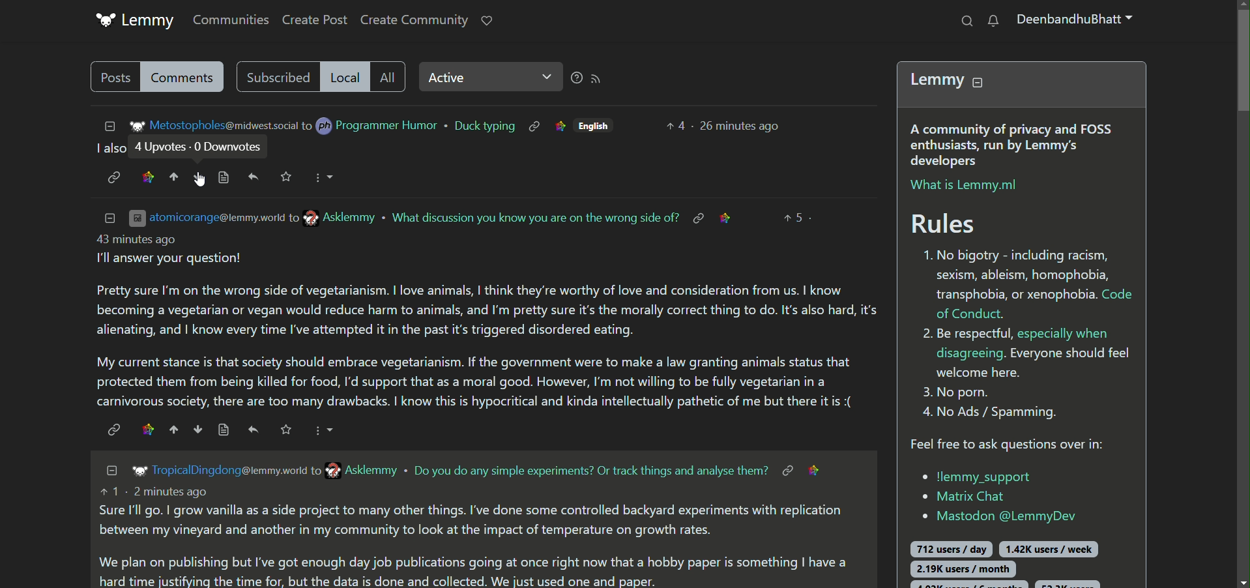 The height and width of the screenshot is (588, 1250). I want to click on like, so click(487, 20).